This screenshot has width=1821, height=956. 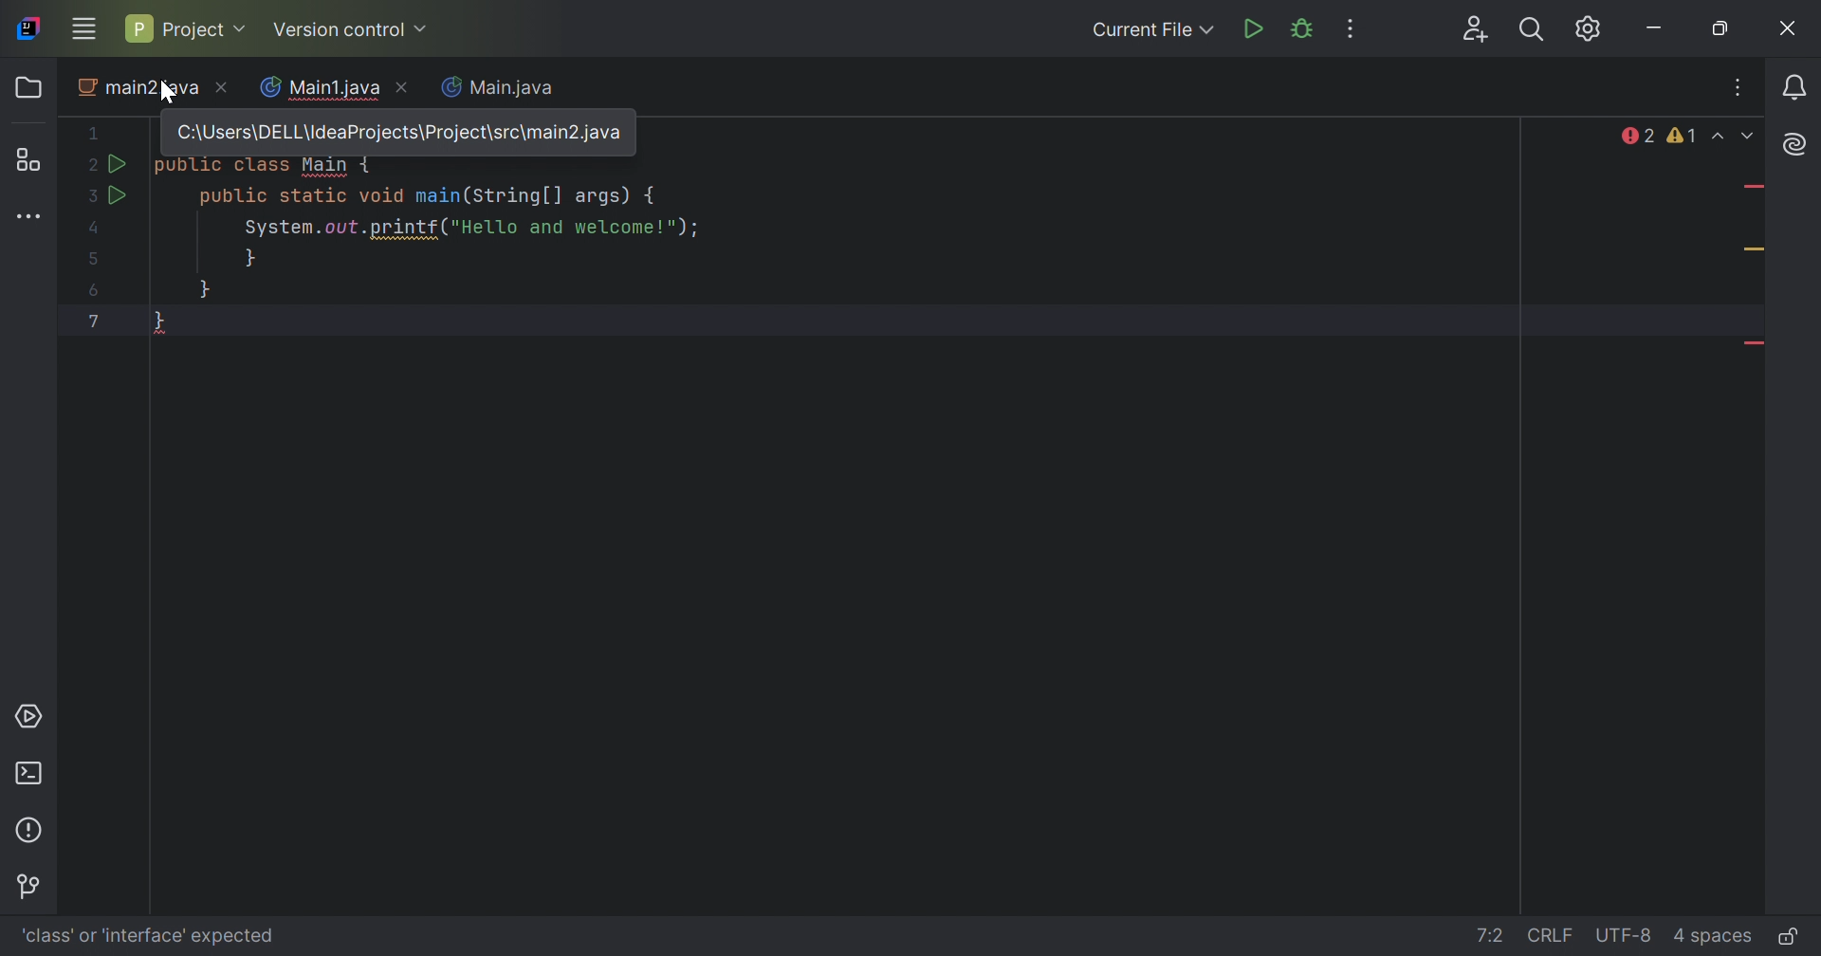 What do you see at coordinates (399, 134) in the screenshot?
I see `c:\Users\DELL\IdeaProjects\Project\src\main2.java` at bounding box center [399, 134].